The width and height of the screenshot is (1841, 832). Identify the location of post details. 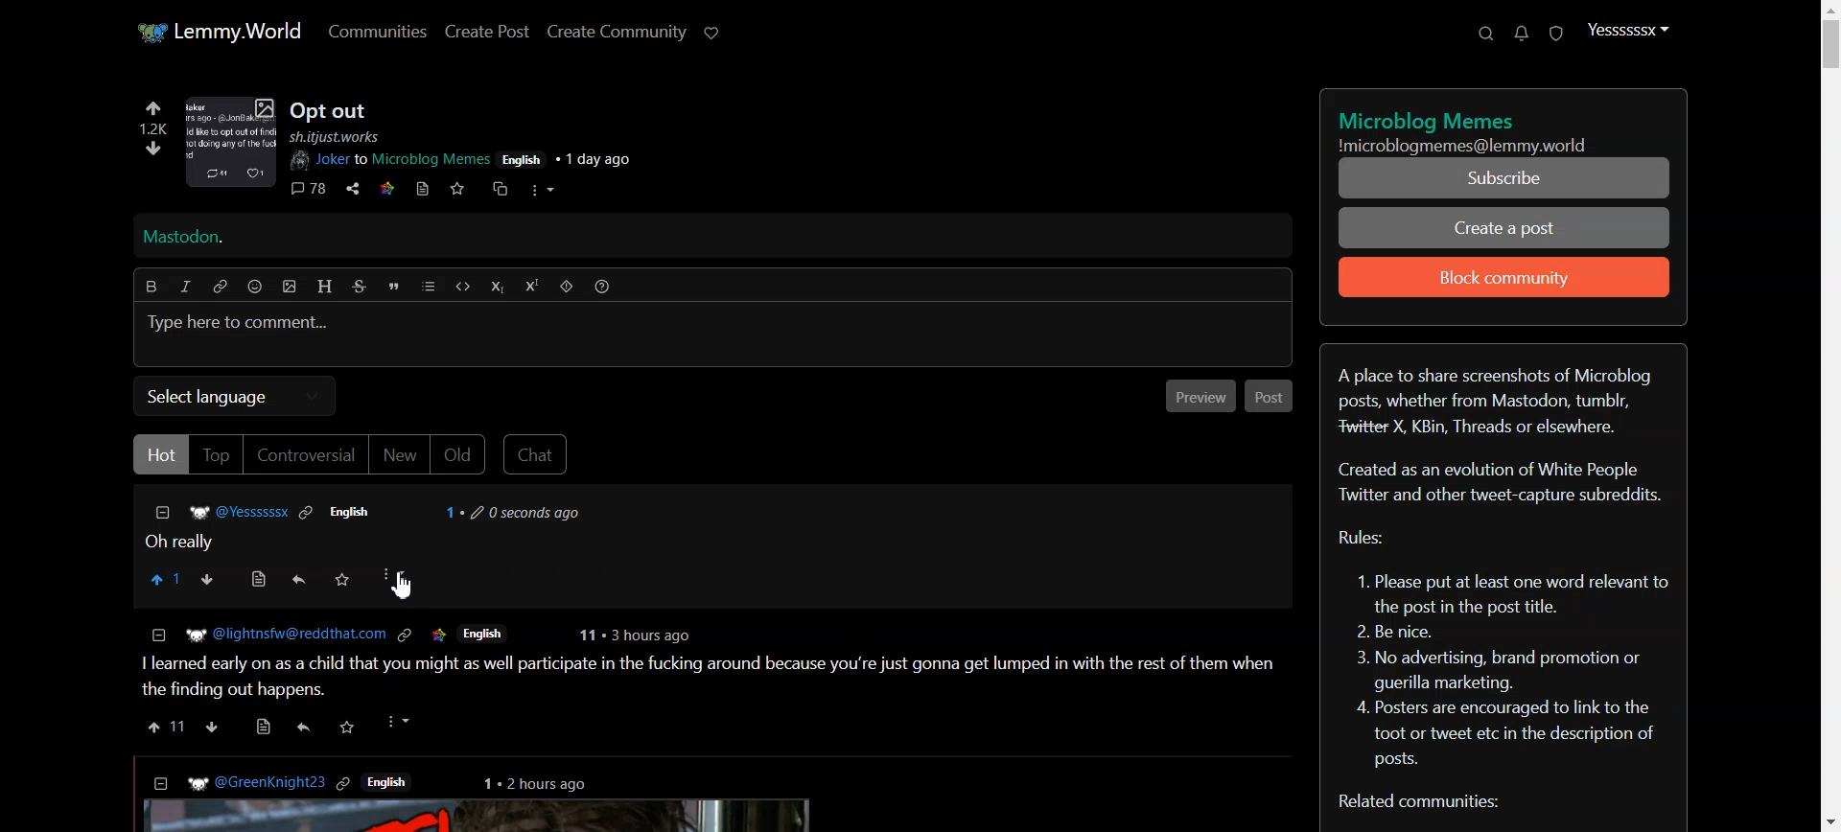
(485, 152).